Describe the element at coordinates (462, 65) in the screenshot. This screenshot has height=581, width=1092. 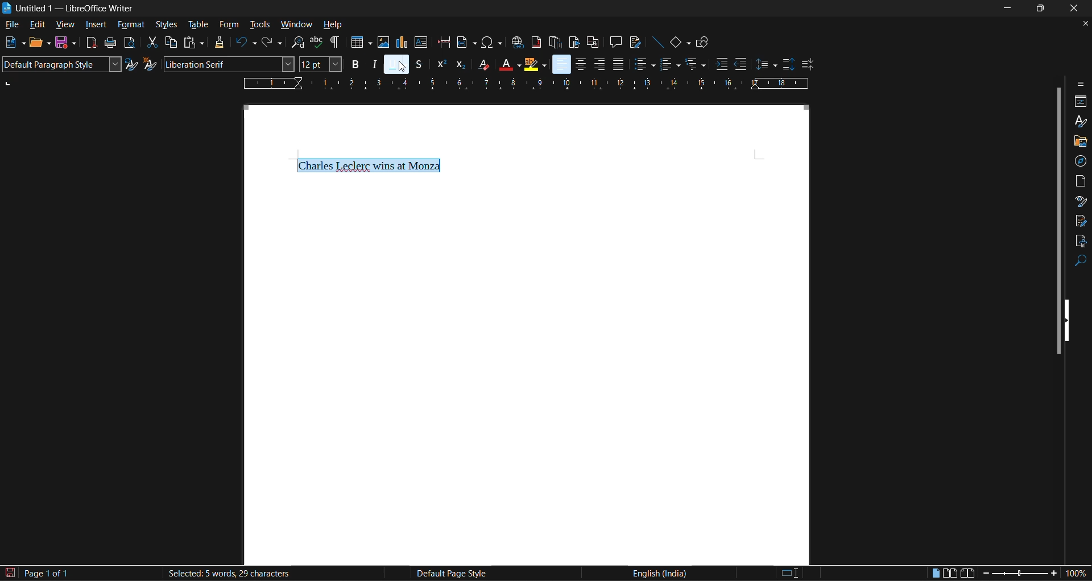
I see `subscript` at that location.